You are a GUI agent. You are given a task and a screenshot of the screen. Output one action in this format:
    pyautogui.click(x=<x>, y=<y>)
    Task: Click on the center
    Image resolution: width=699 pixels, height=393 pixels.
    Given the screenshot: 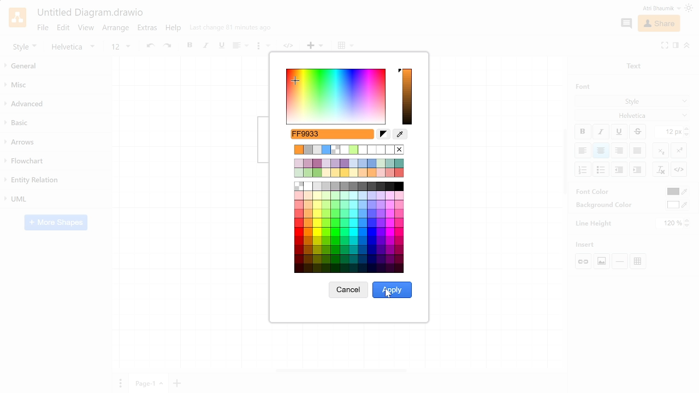 What is the action you would take?
    pyautogui.click(x=601, y=151)
    